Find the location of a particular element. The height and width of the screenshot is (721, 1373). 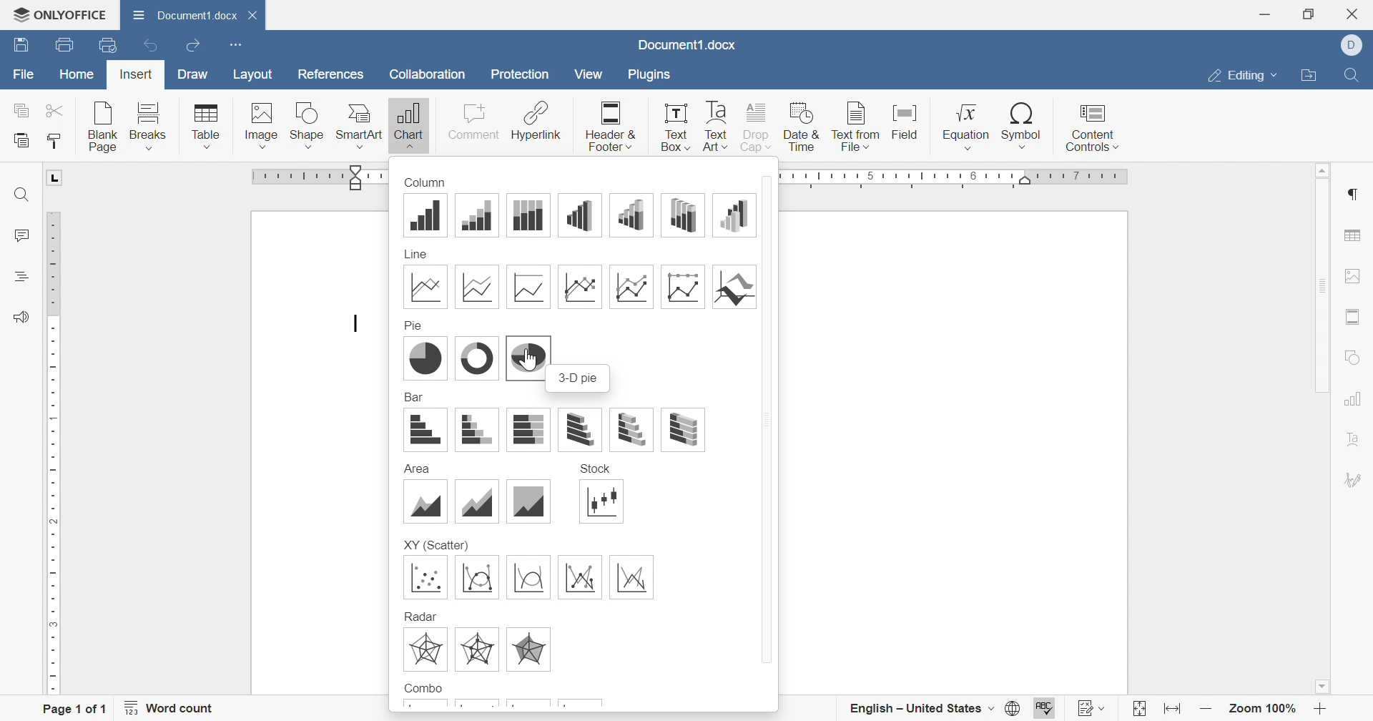

Lines is located at coordinates (427, 287).